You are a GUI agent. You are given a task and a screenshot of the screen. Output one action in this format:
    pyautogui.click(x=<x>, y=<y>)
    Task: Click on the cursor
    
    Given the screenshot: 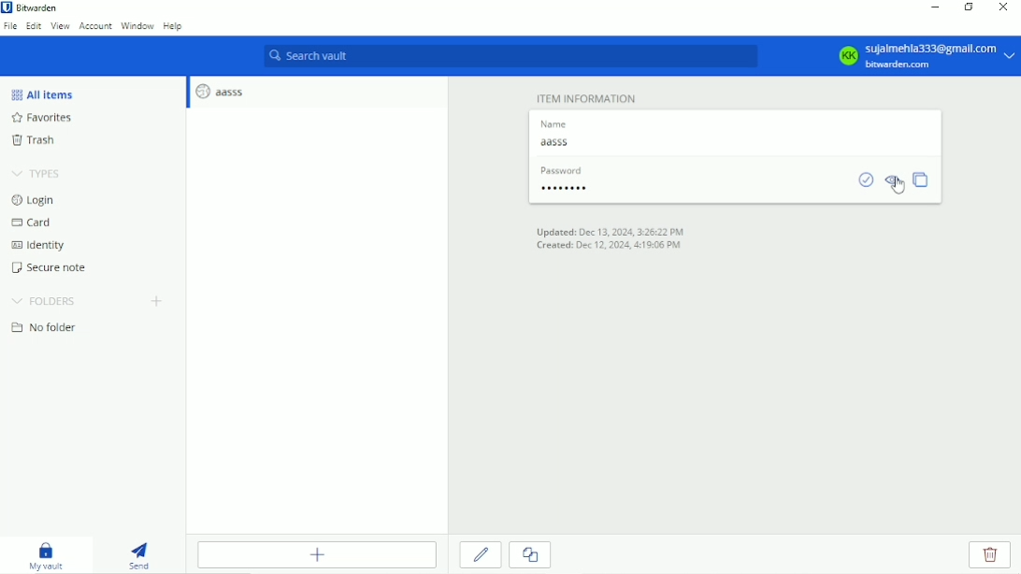 What is the action you would take?
    pyautogui.click(x=899, y=190)
    